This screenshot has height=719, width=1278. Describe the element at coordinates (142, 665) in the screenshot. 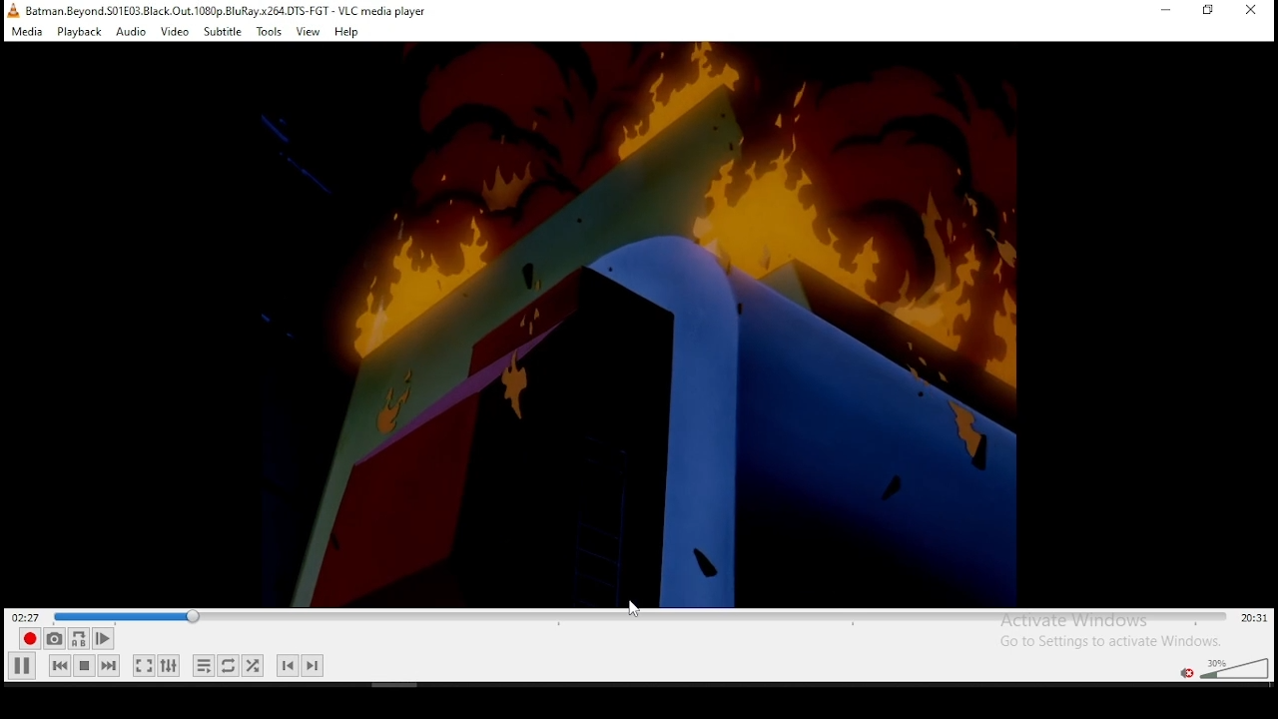

I see `toggle fullscreen` at that location.